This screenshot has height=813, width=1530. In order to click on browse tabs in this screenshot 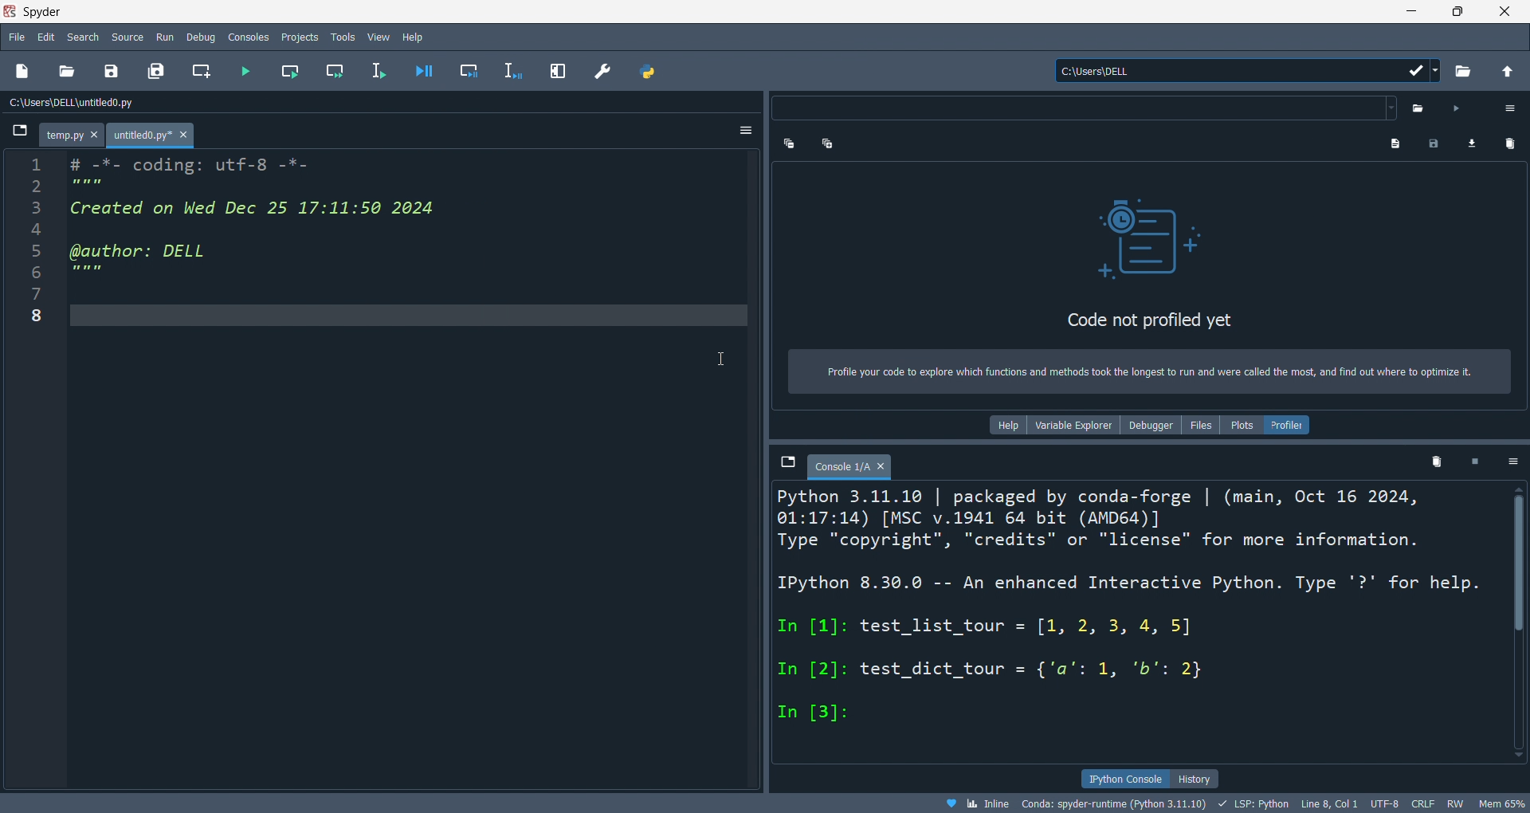, I will do `click(21, 134)`.